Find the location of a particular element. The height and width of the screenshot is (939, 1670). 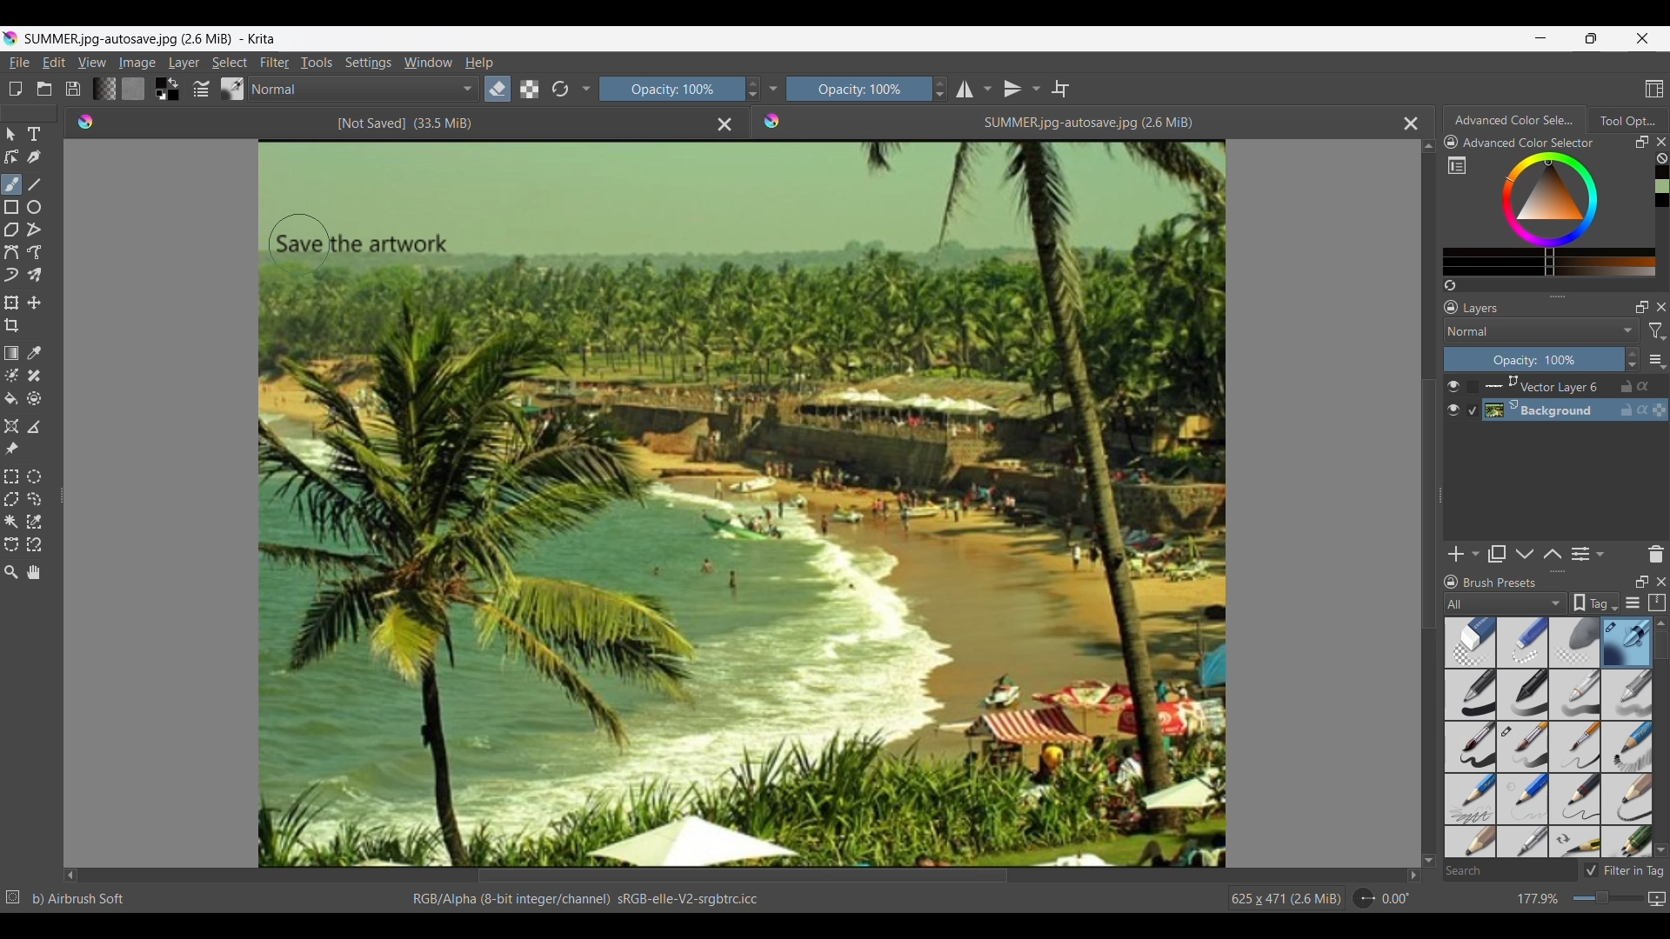

Close layers panel is located at coordinates (1659, 307).